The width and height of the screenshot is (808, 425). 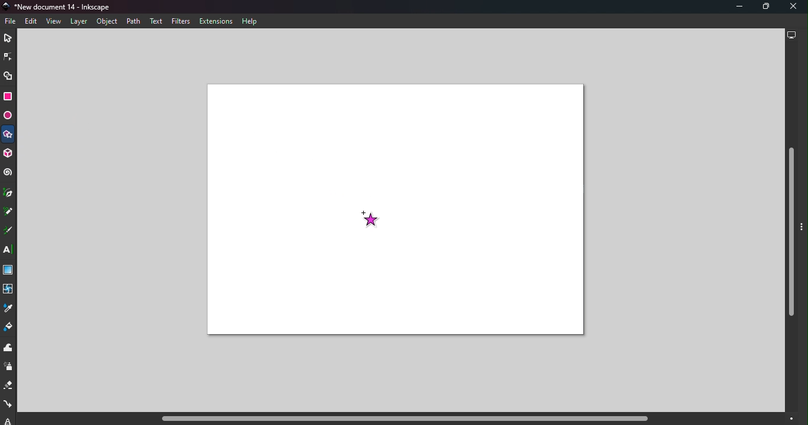 What do you see at coordinates (218, 21) in the screenshot?
I see `Extensions` at bounding box center [218, 21].